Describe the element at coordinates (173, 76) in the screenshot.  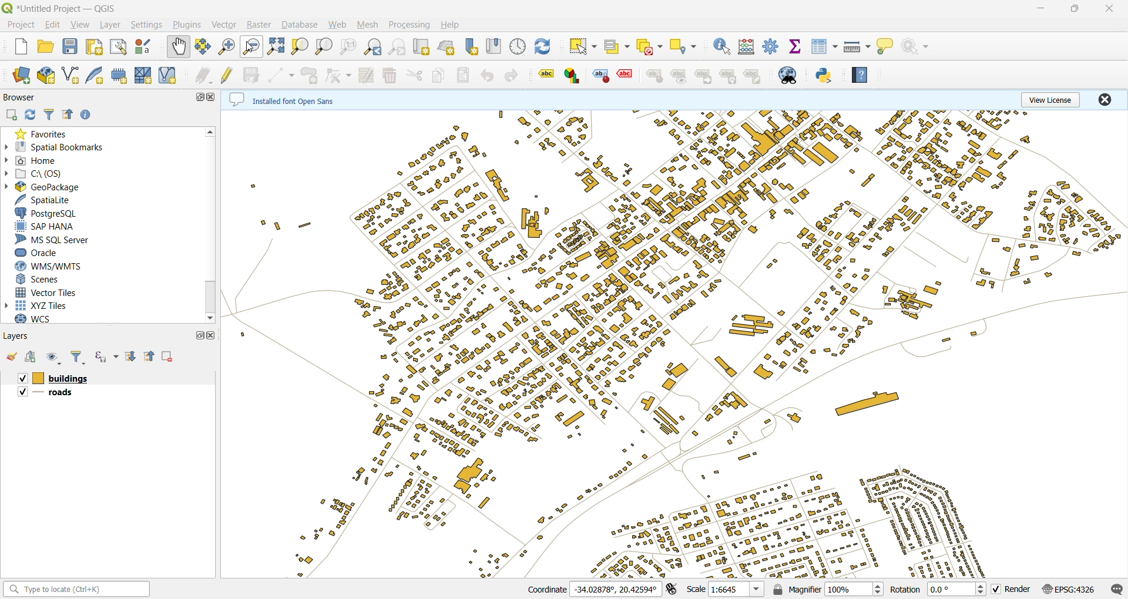
I see `new virtual layer` at that location.